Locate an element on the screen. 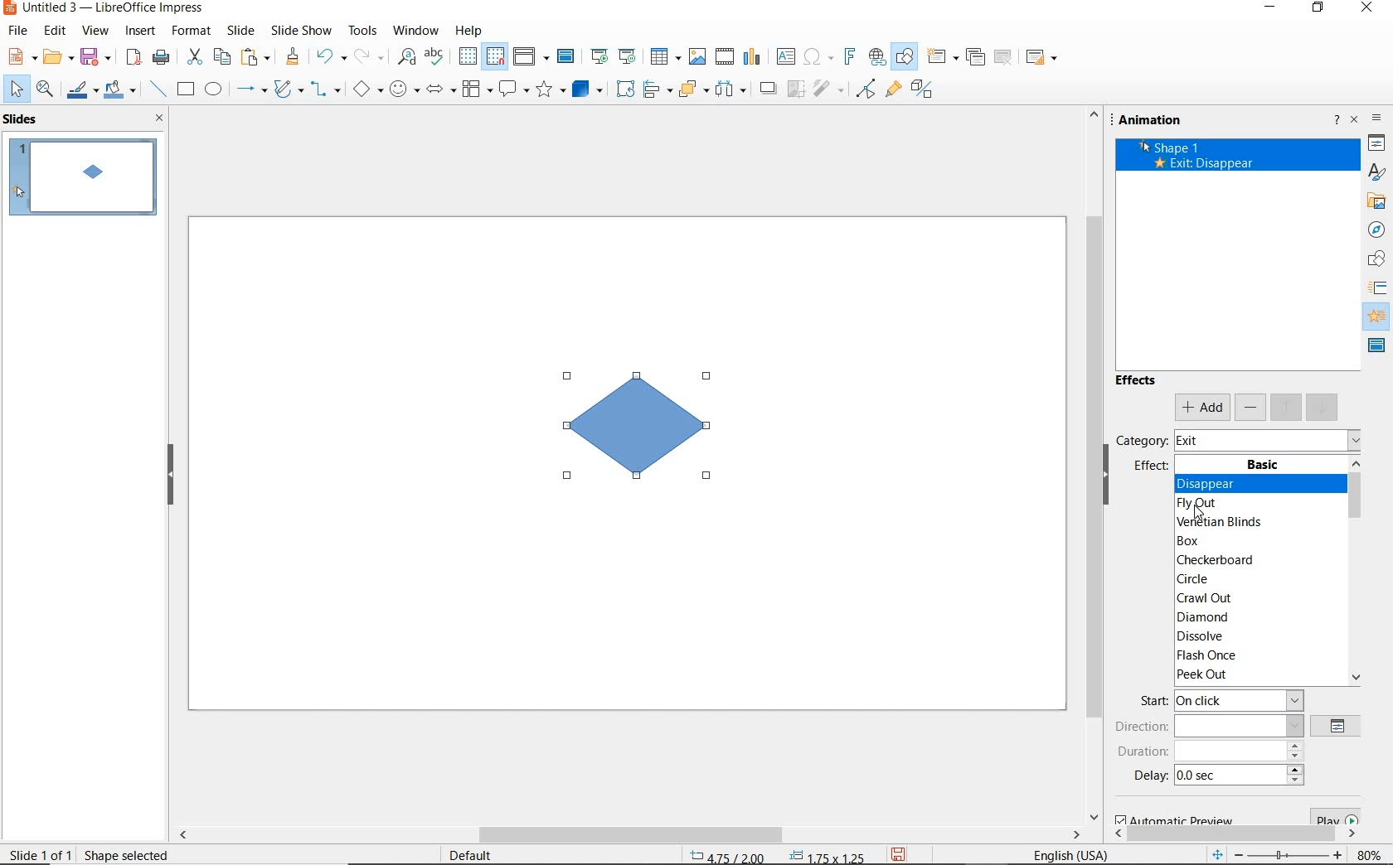  select is located at coordinates (17, 91).